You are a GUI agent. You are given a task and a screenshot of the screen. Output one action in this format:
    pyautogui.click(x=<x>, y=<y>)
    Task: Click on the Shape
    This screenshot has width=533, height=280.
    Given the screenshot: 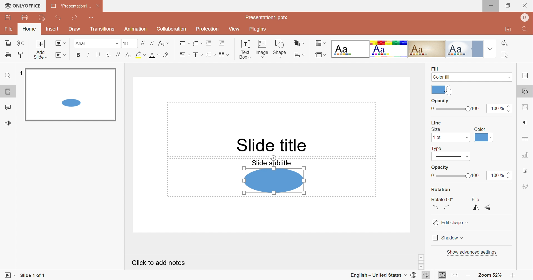 What is the action you would take?
    pyautogui.click(x=273, y=181)
    